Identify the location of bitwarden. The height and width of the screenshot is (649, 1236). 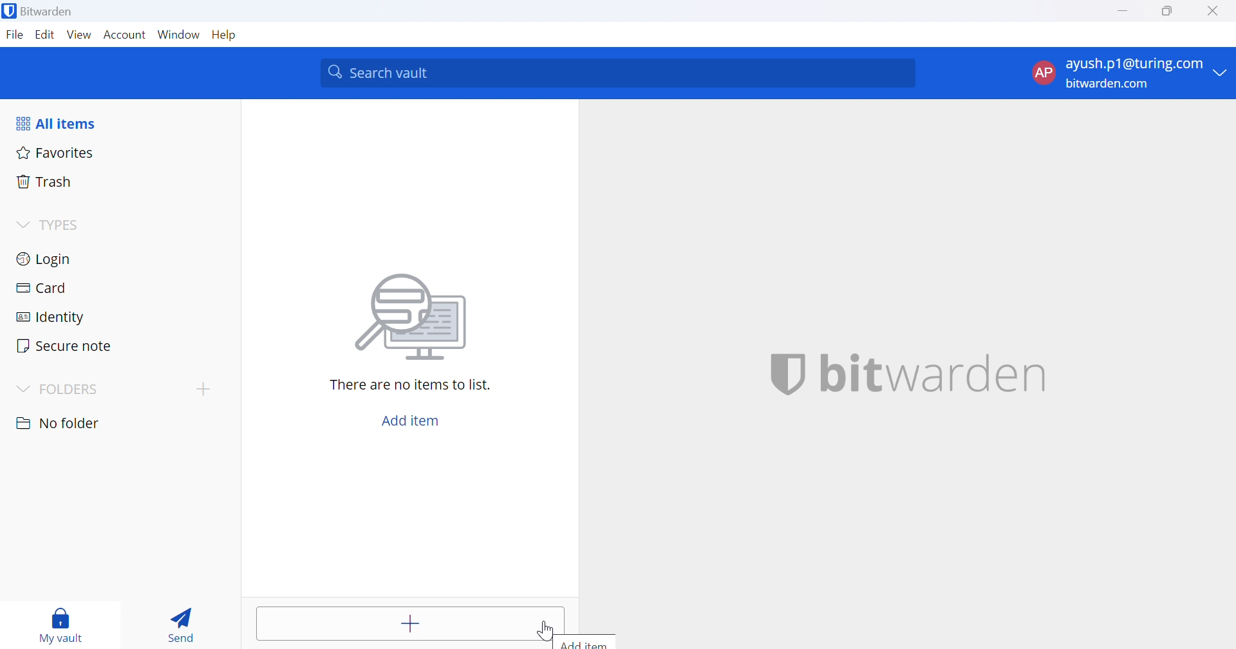
(908, 375).